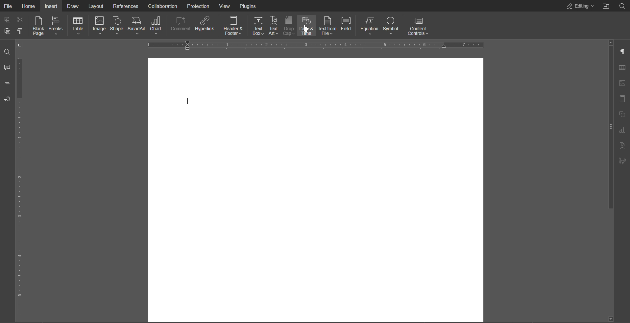  What do you see at coordinates (346, 25) in the screenshot?
I see `Field` at bounding box center [346, 25].